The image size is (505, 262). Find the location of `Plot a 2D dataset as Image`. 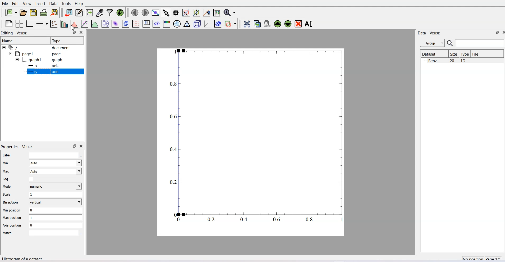

Plot a 2D dataset as Image is located at coordinates (115, 24).